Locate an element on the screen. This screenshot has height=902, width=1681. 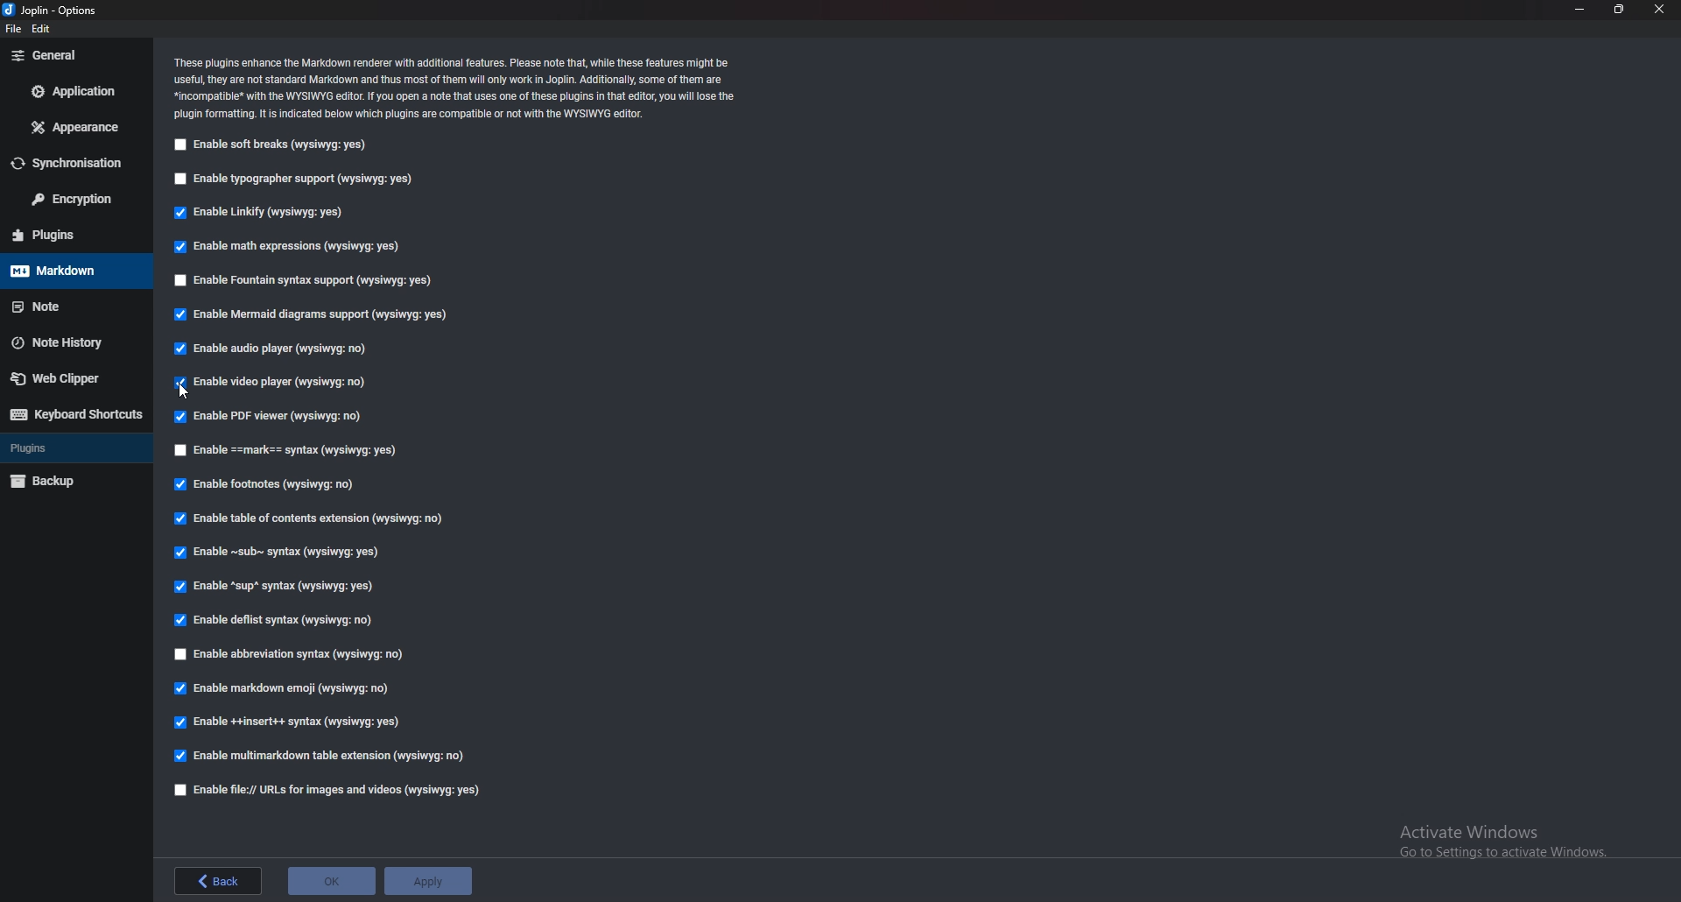
Mark down is located at coordinates (71, 271).